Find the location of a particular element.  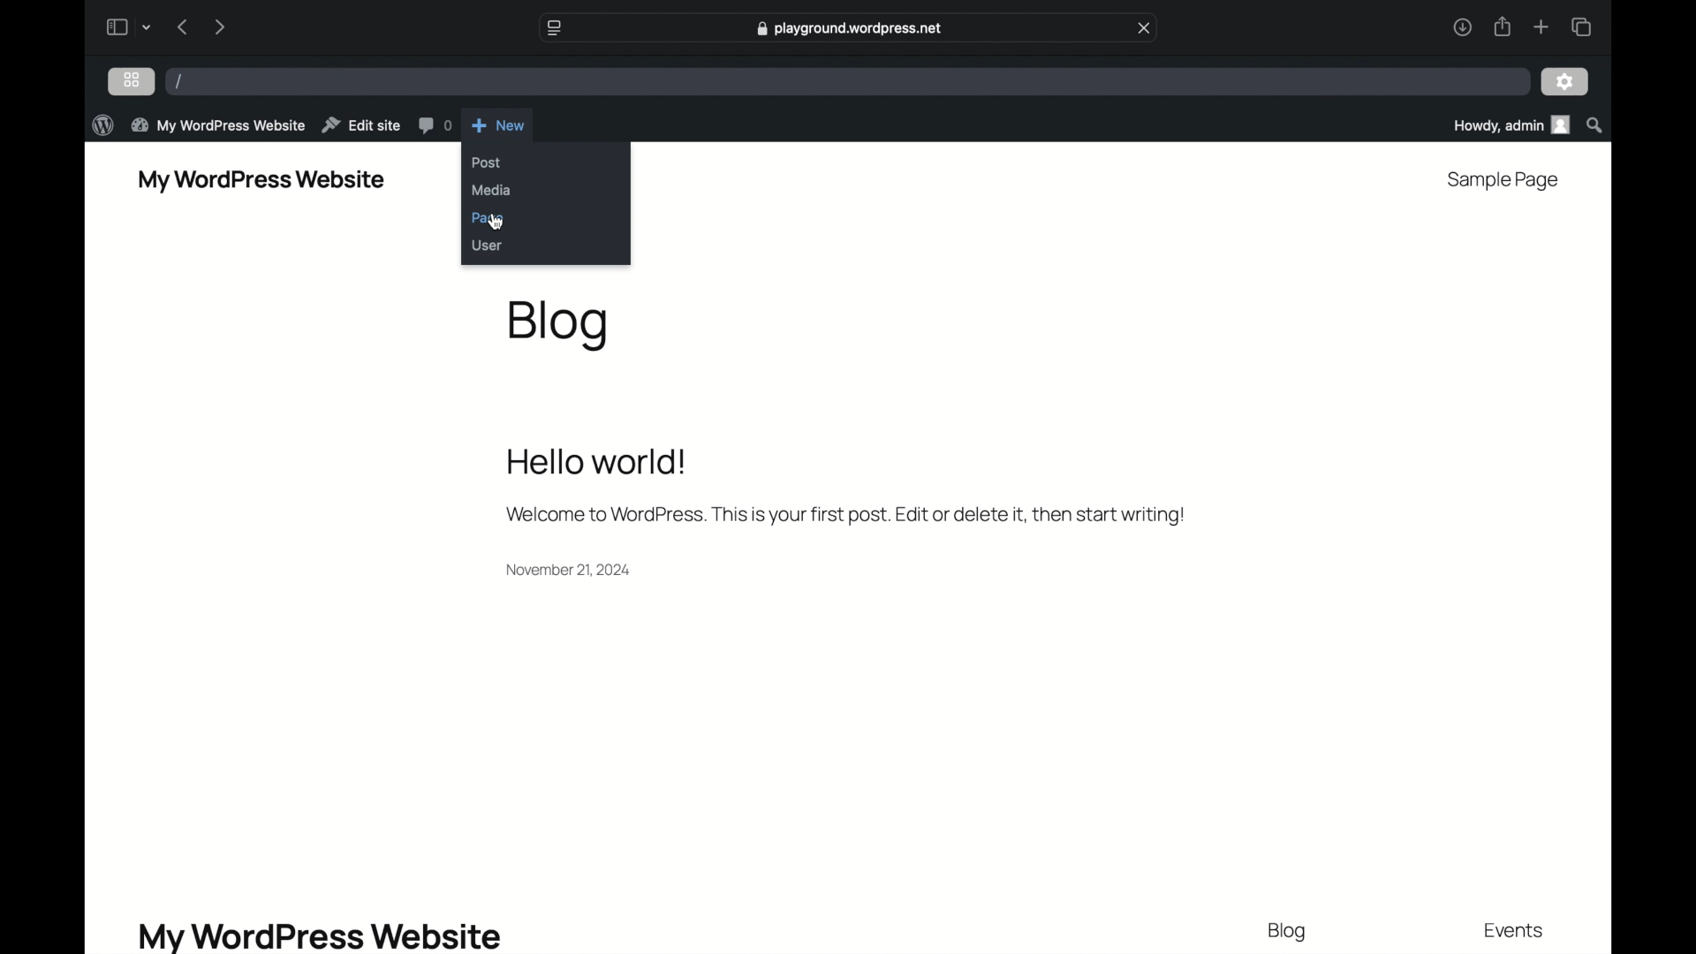

downloads is located at coordinates (1463, 26).